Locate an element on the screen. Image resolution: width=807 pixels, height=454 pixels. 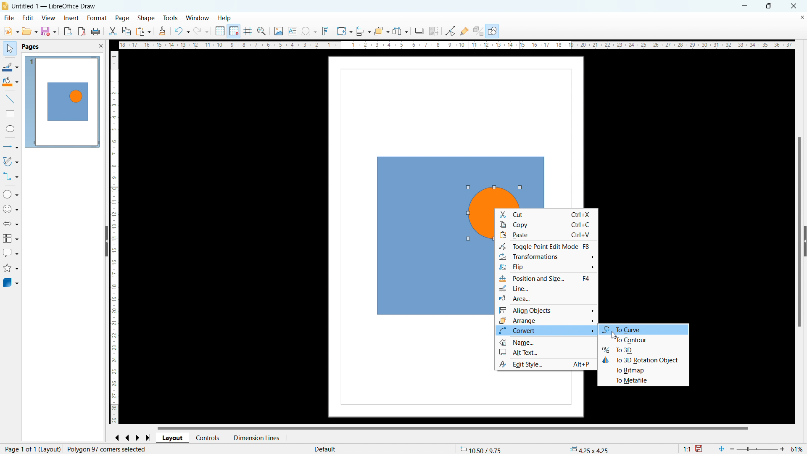
Edit Style is located at coordinates (544, 363).